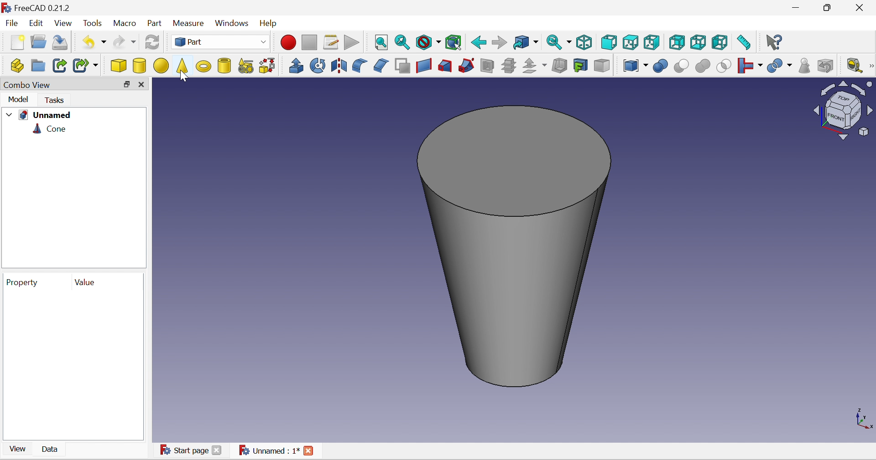 Image resolution: width=876 pixels, height=460 pixels. What do you see at coordinates (631, 42) in the screenshot?
I see `Top` at bounding box center [631, 42].